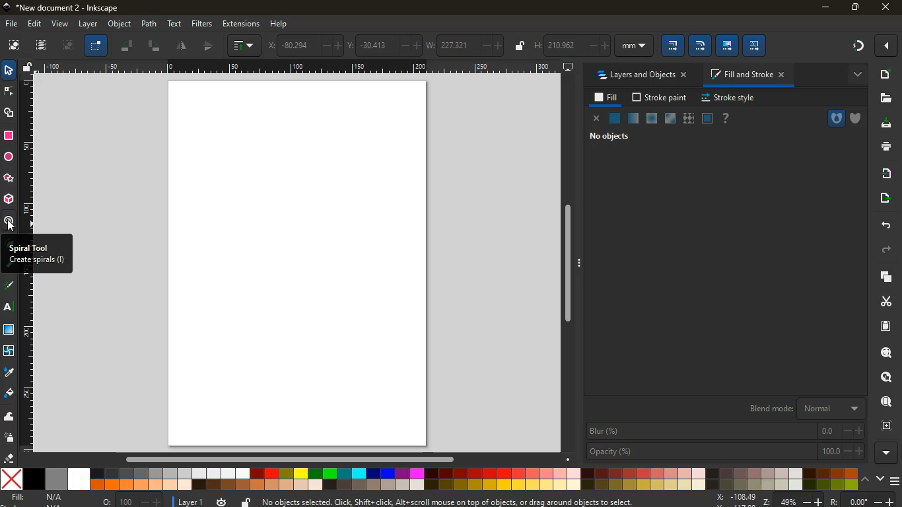 The width and height of the screenshot is (902, 507). What do you see at coordinates (298, 67) in the screenshot?
I see `` at bounding box center [298, 67].